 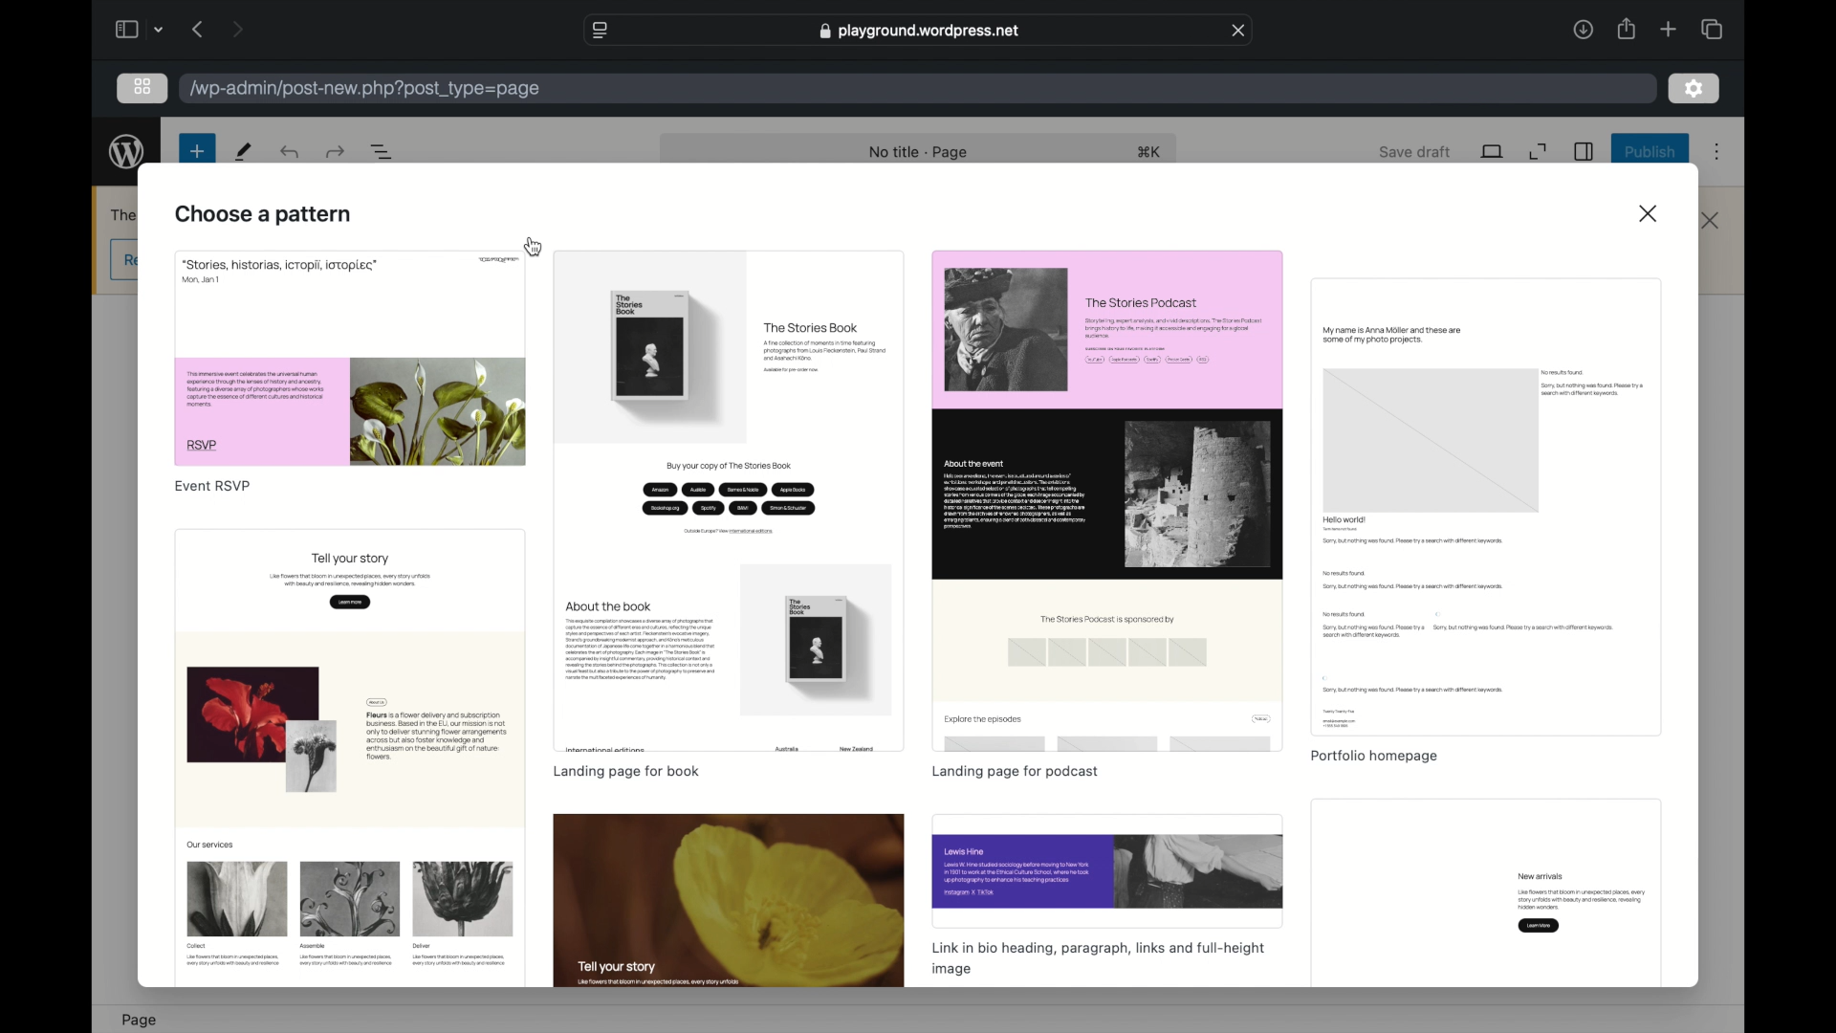 What do you see at coordinates (919, 153) in the screenshot?
I see `no title - page` at bounding box center [919, 153].